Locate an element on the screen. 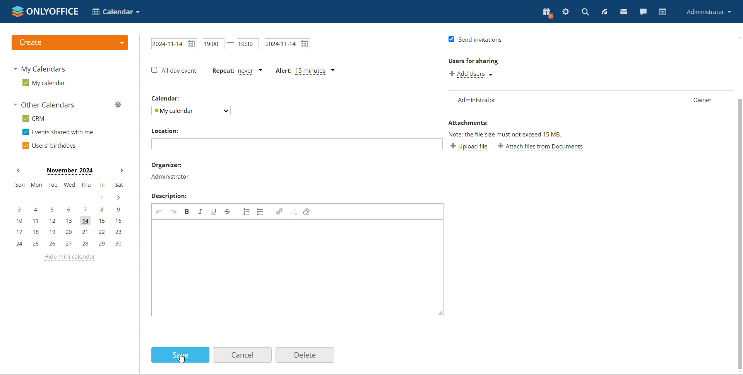 The width and height of the screenshot is (743, 375). profile is located at coordinates (707, 12).